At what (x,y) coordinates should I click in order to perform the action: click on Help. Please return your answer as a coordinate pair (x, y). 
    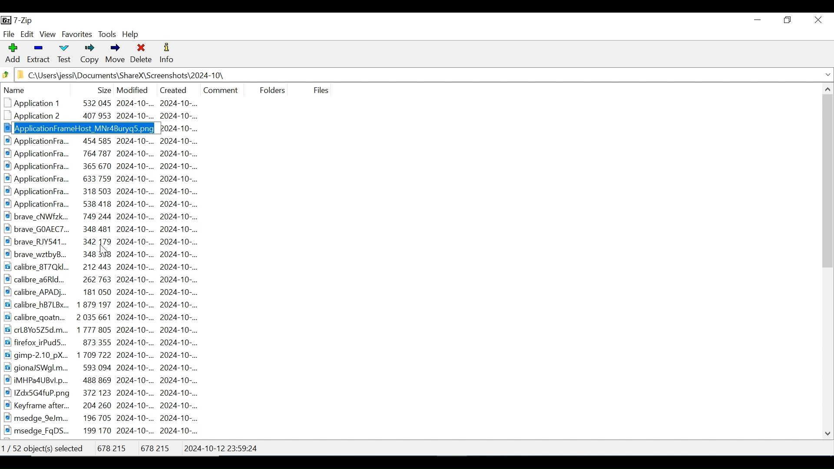
    Looking at the image, I should click on (132, 34).